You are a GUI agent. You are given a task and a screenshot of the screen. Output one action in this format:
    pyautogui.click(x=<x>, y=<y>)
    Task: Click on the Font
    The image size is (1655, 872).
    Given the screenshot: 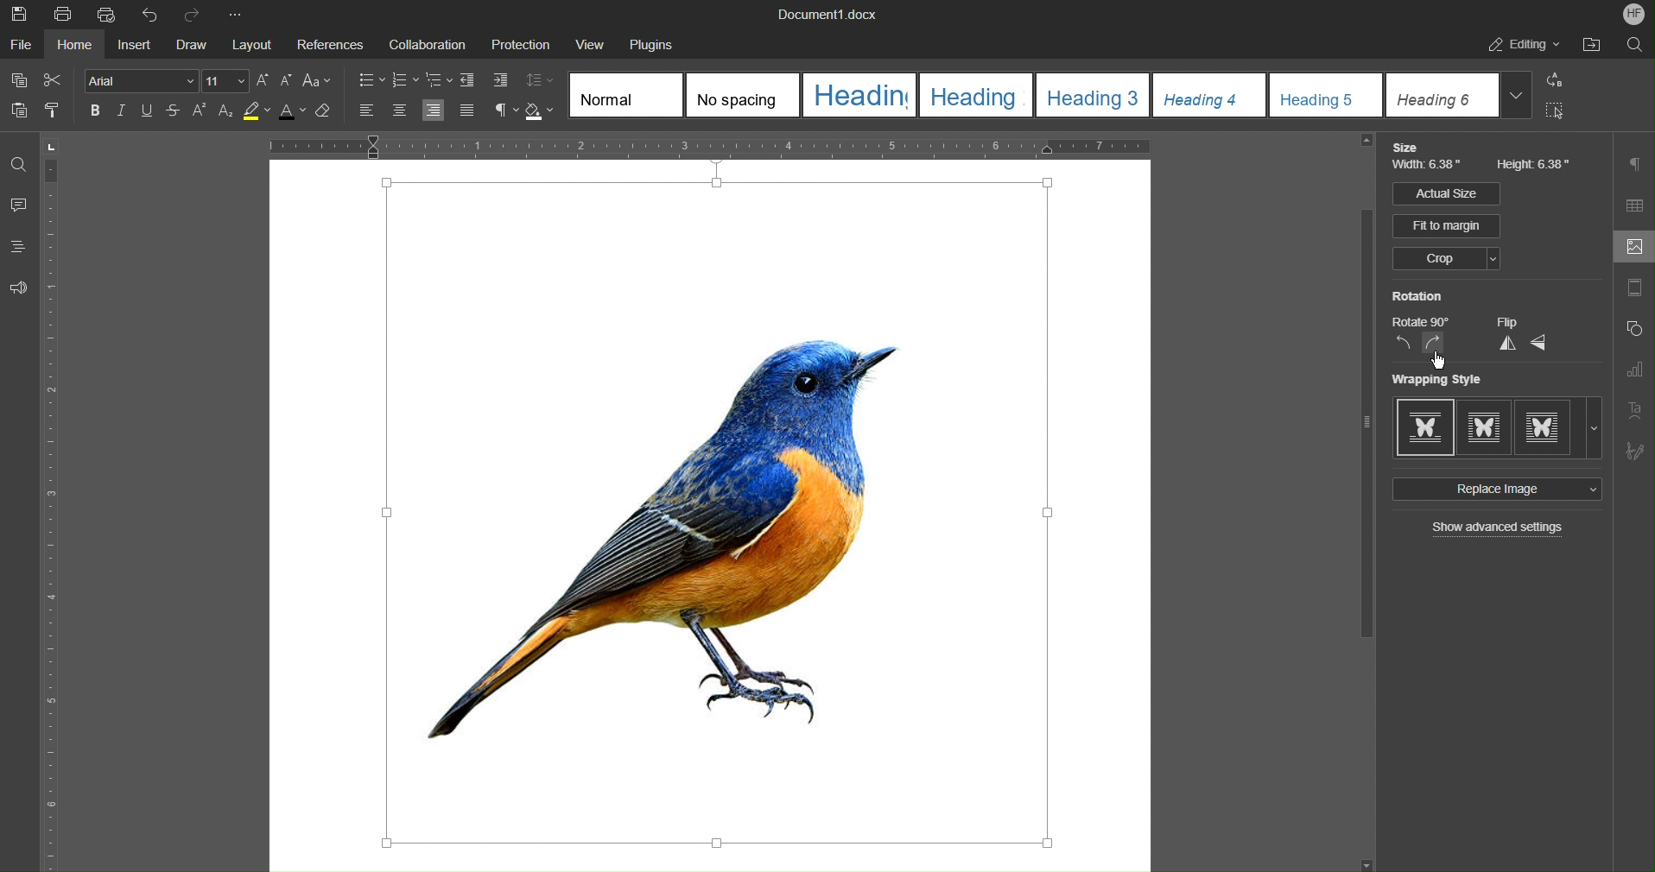 What is the action you would take?
    pyautogui.click(x=141, y=79)
    